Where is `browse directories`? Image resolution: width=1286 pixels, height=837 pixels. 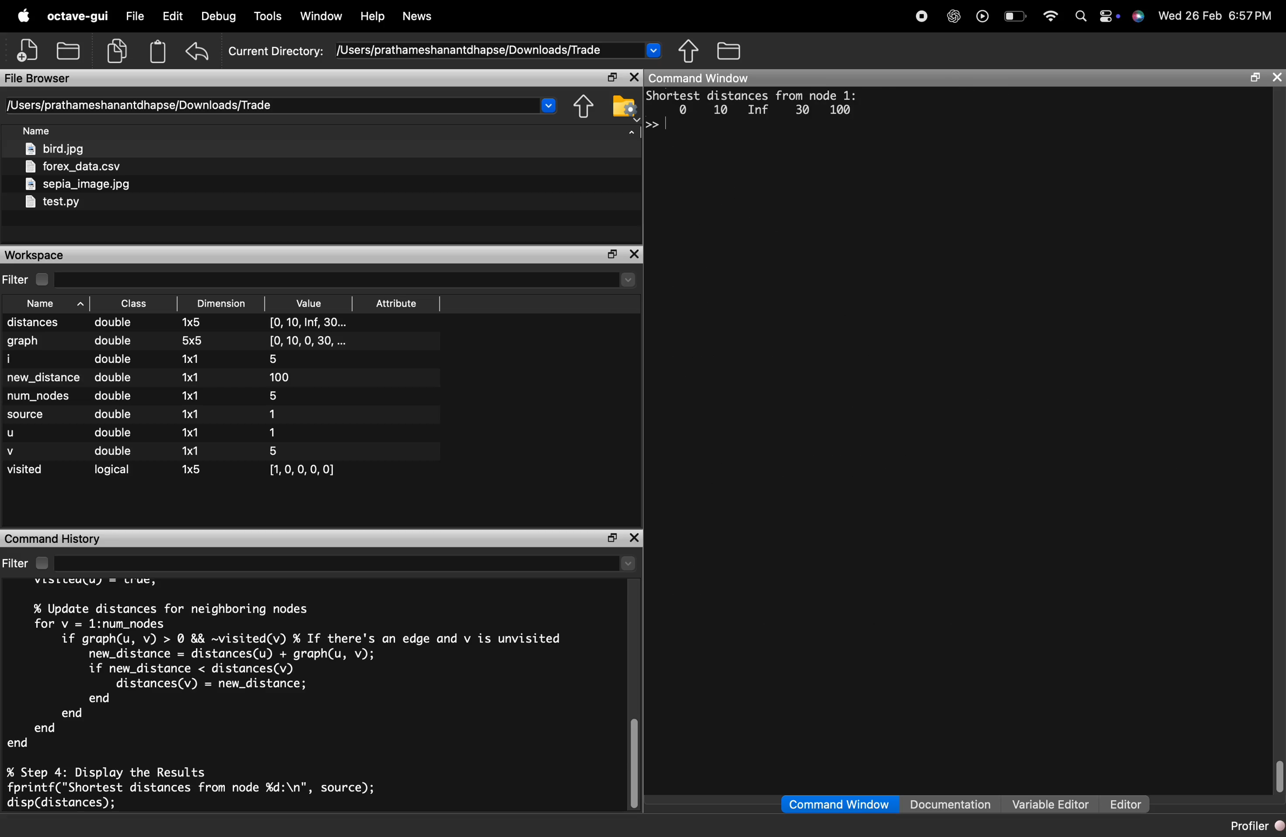
browse directories is located at coordinates (729, 50).